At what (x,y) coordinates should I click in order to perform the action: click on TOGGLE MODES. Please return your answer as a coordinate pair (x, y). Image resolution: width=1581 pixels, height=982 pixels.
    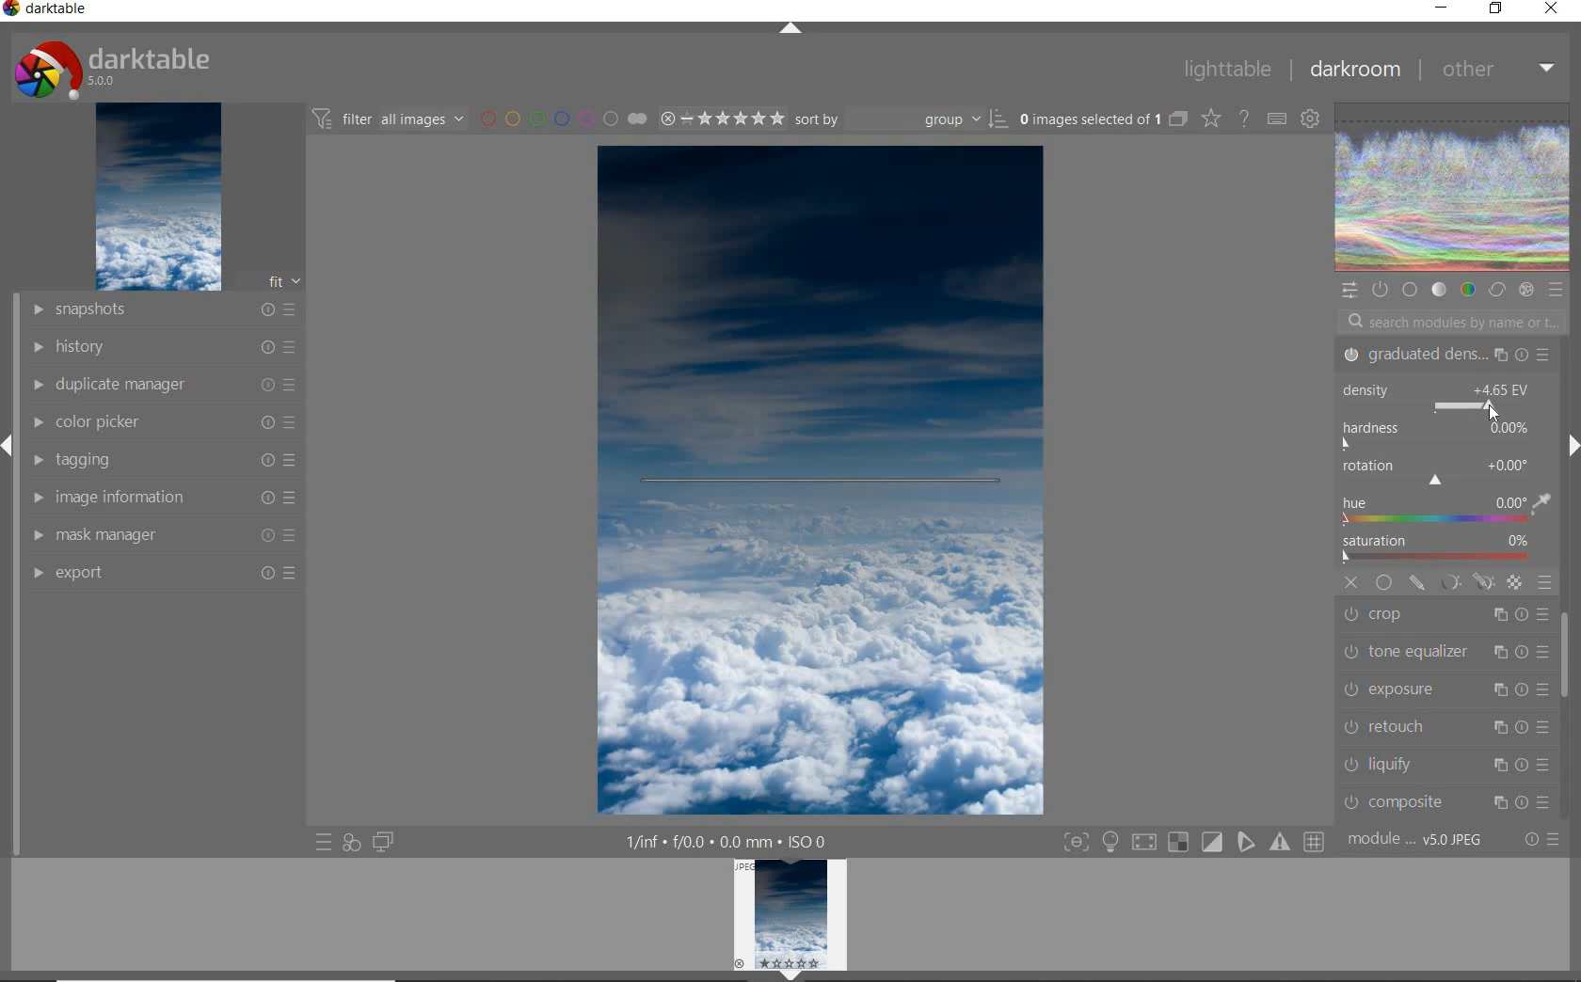
    Looking at the image, I should click on (1192, 845).